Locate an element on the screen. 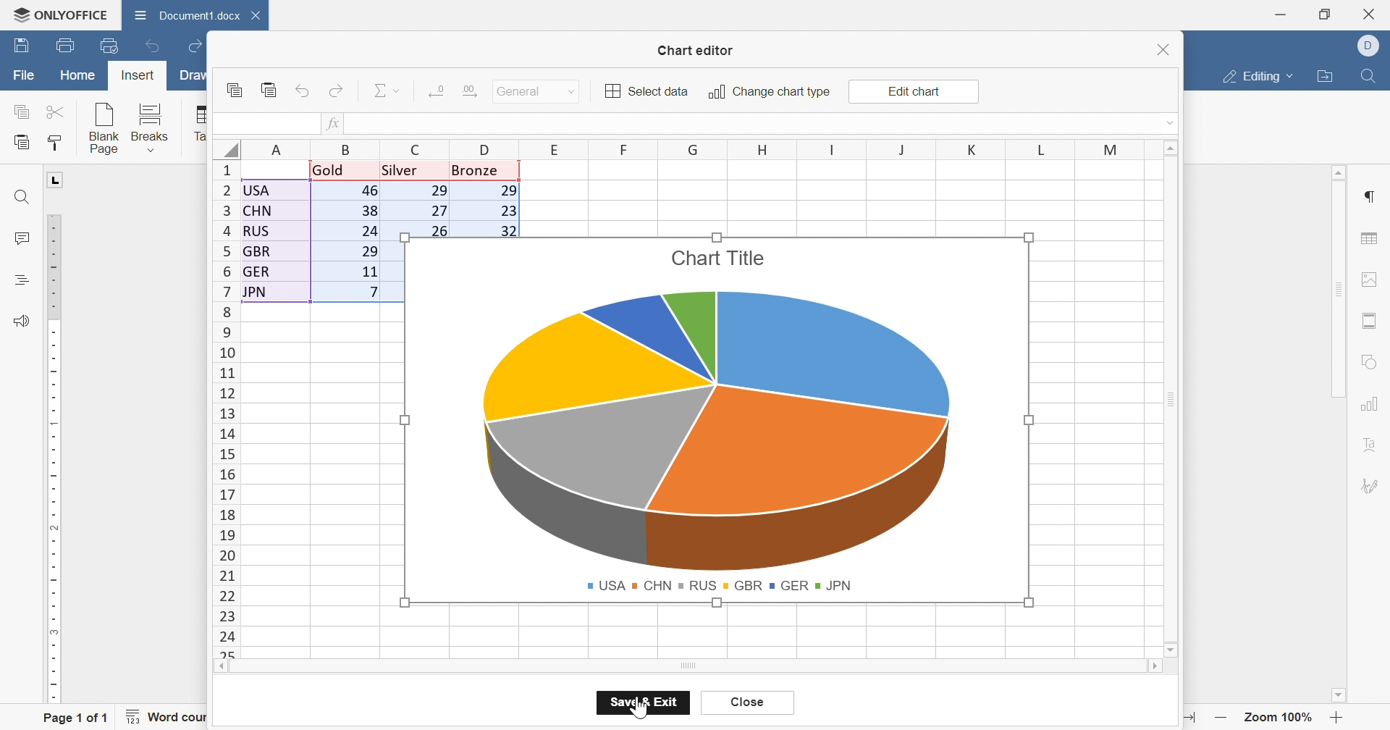 This screenshot has width=1390, height=730. USA is located at coordinates (606, 585).